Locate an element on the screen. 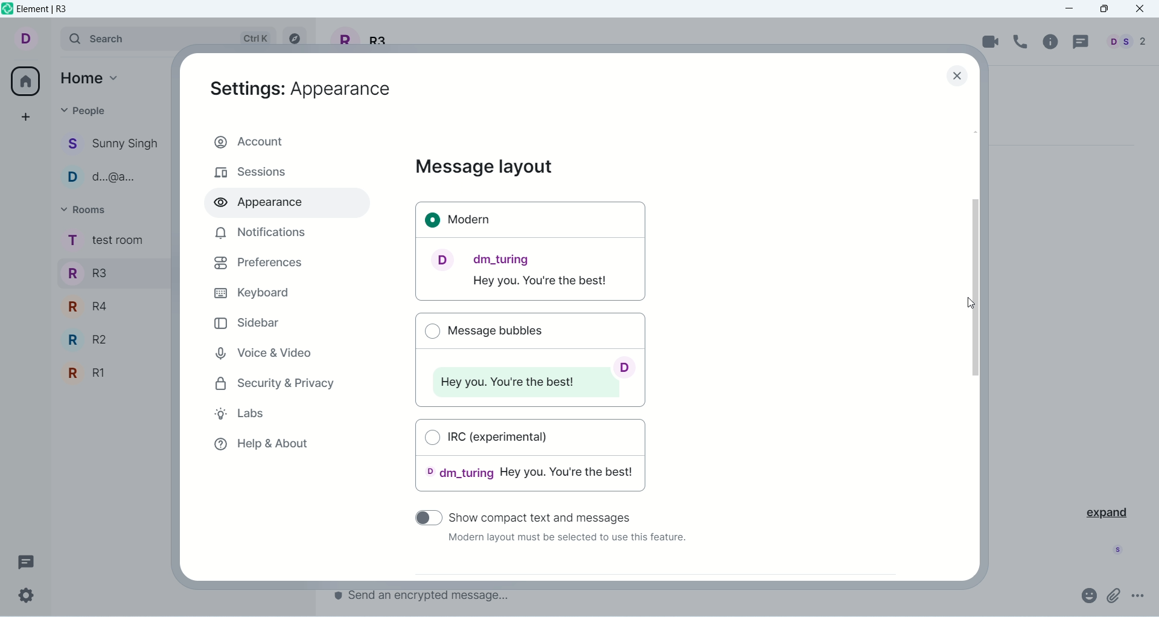 This screenshot has width=1159, height=617. modern is located at coordinates (531, 252).